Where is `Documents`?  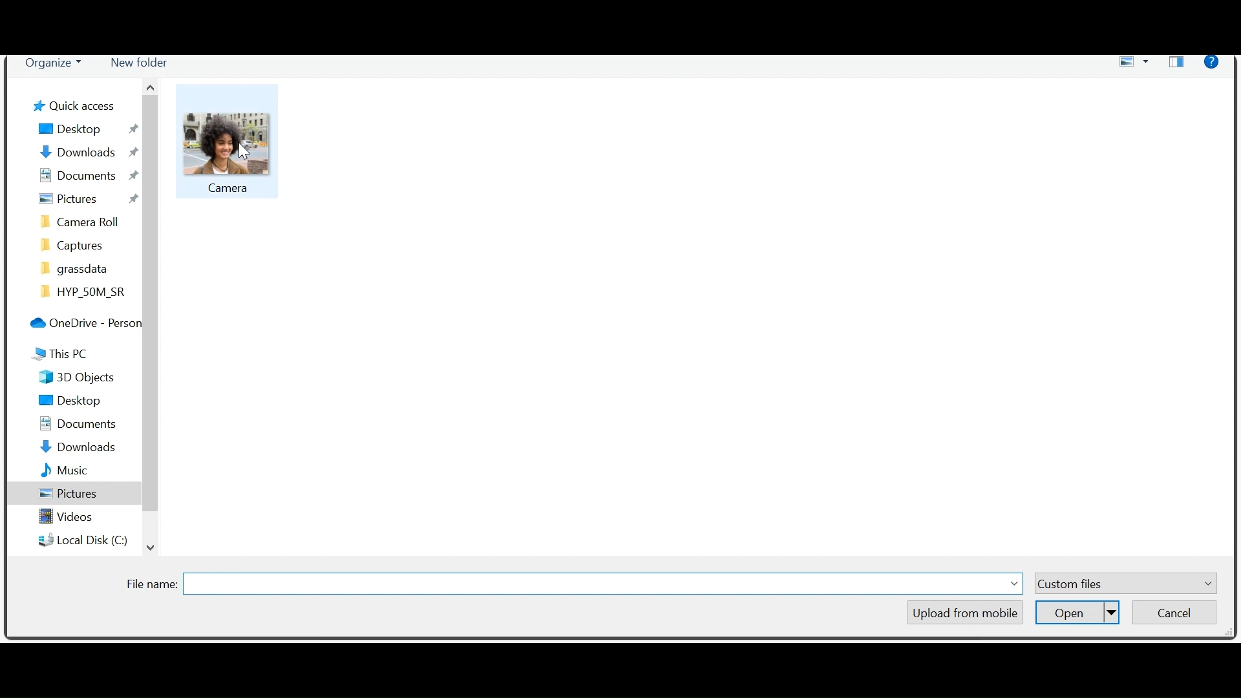 Documents is located at coordinates (87, 174).